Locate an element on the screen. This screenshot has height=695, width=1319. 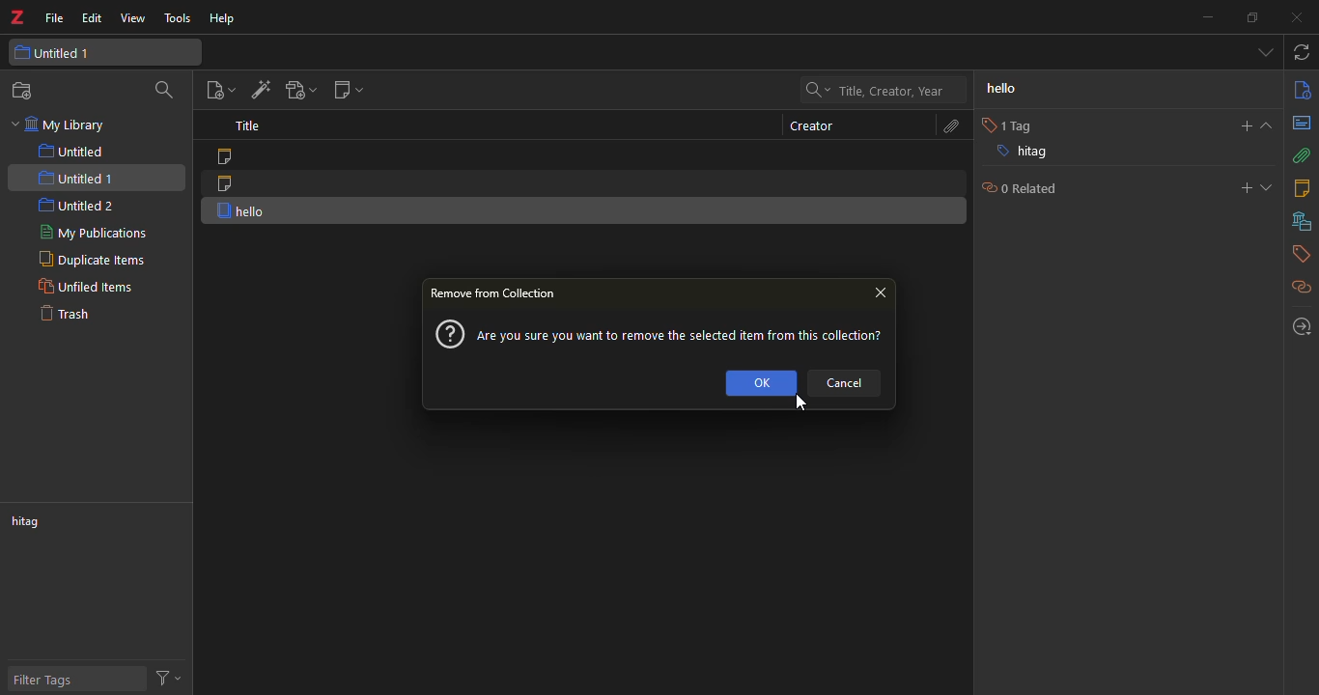
info is located at coordinates (1298, 90).